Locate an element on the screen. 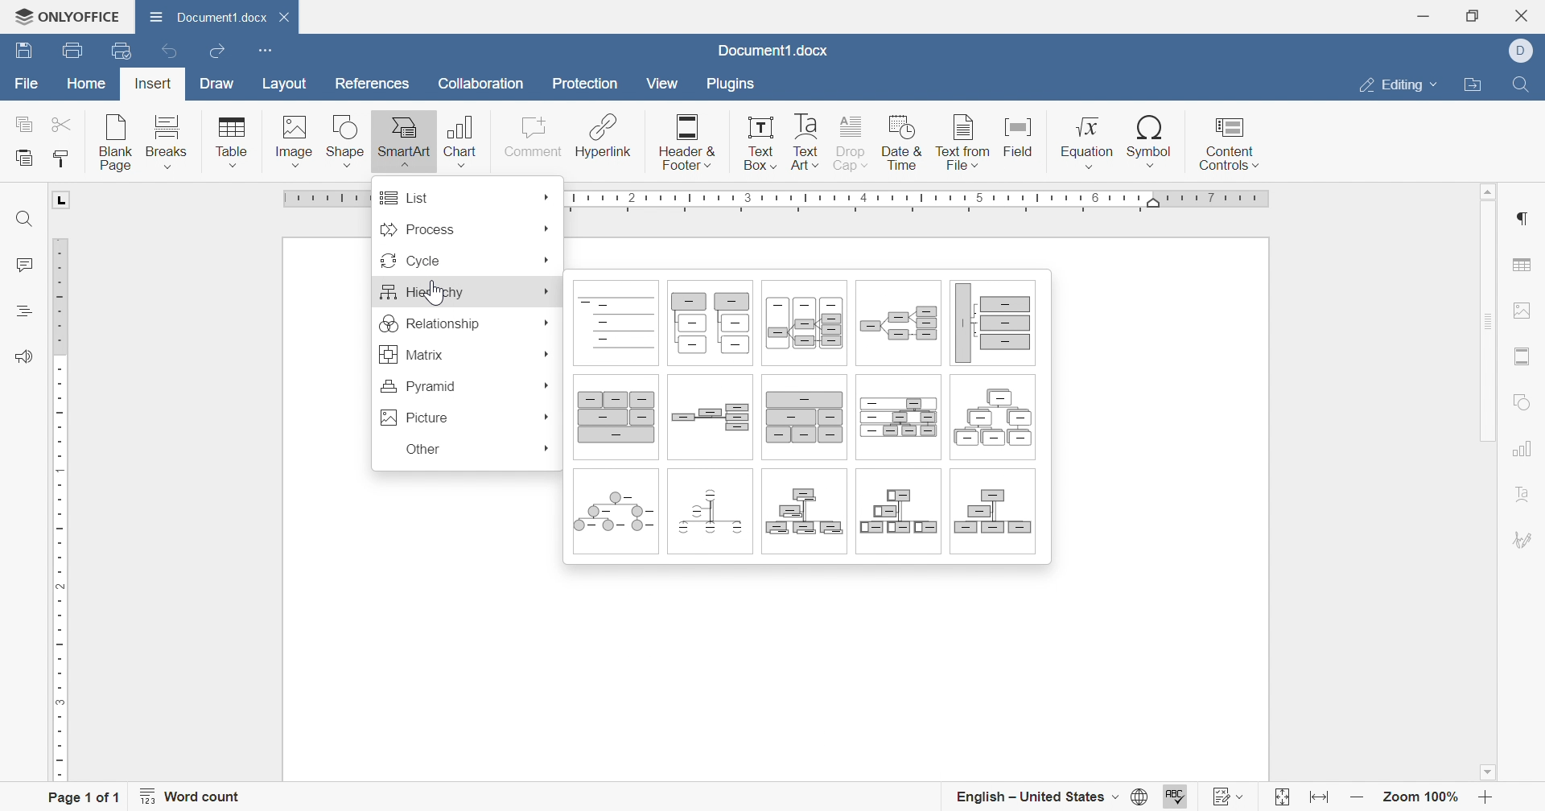 This screenshot has height=811, width=1545. Scroll bar is located at coordinates (1493, 452).